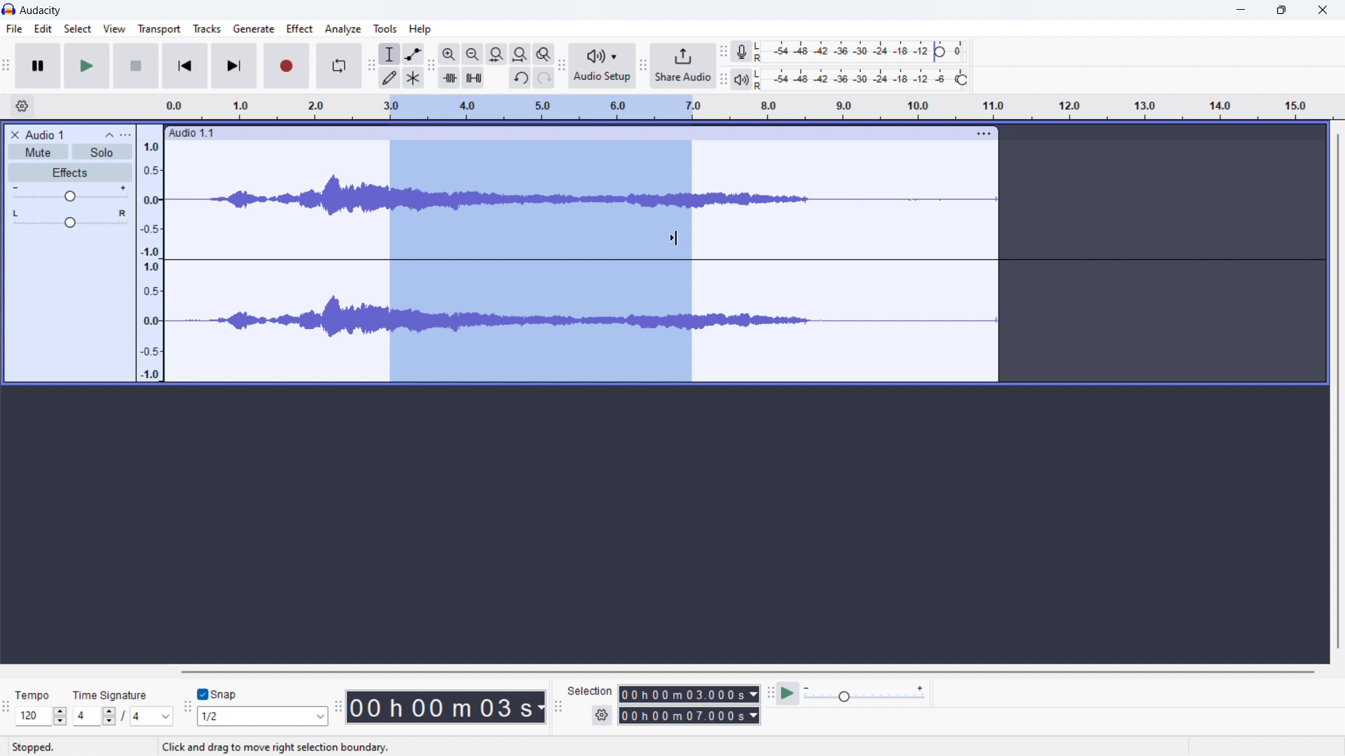 The width and height of the screenshot is (1345, 756). I want to click on more options, so click(985, 135).